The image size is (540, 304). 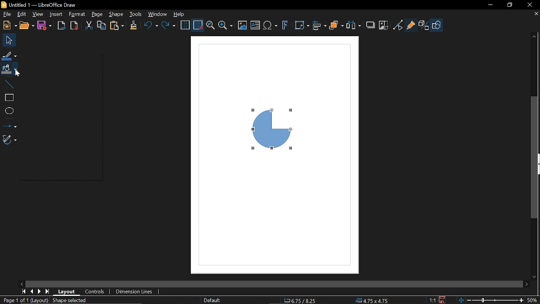 What do you see at coordinates (533, 277) in the screenshot?
I see `Move down` at bounding box center [533, 277].